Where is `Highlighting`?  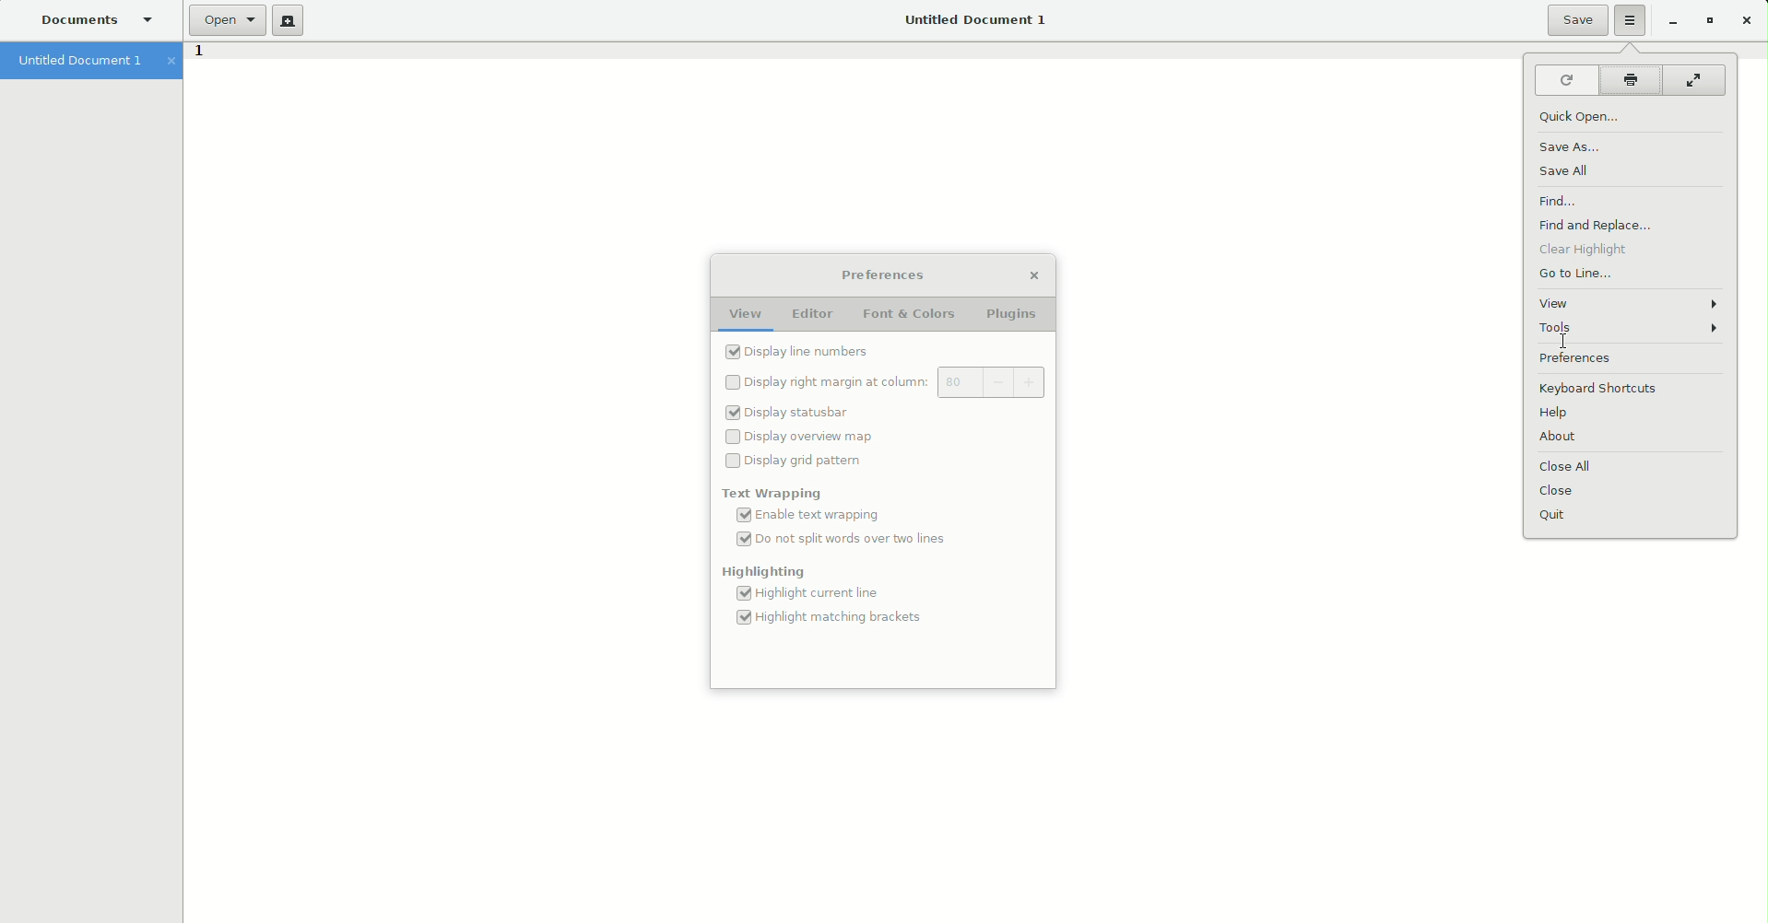
Highlighting is located at coordinates (766, 574).